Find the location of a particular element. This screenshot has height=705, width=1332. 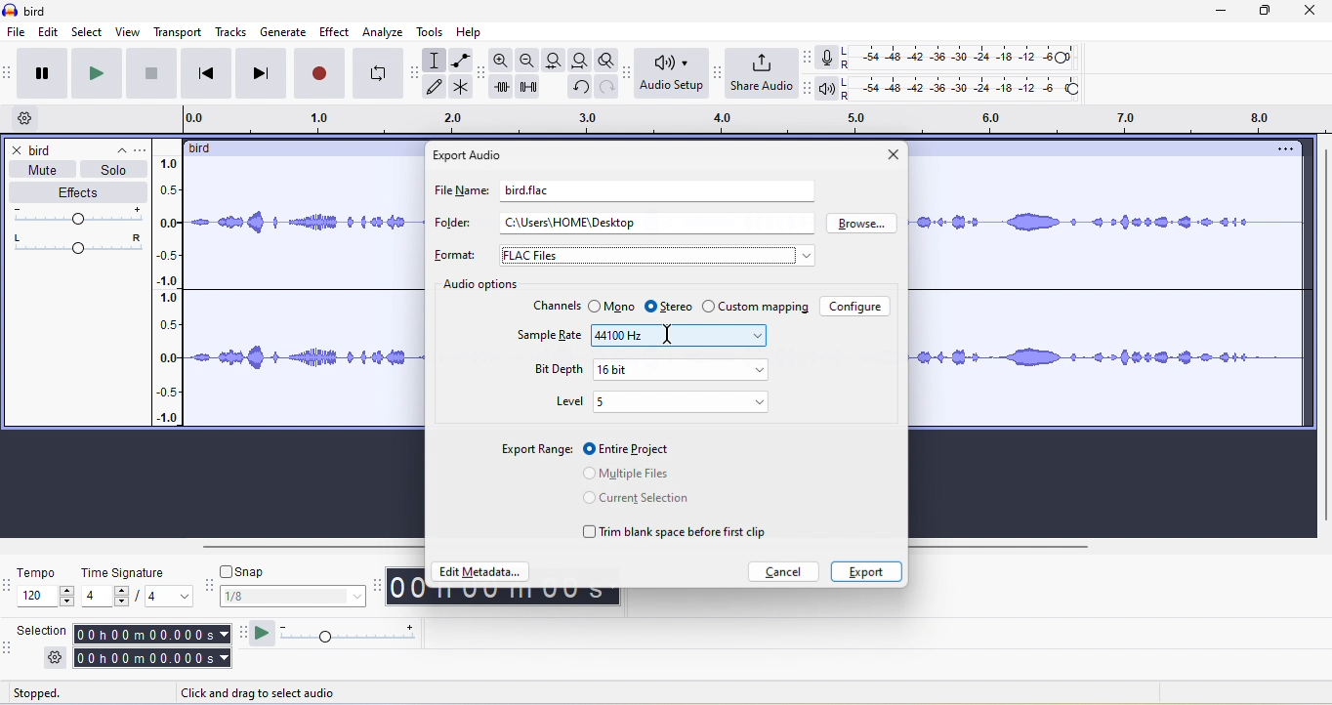

zoom in is located at coordinates (503, 62).